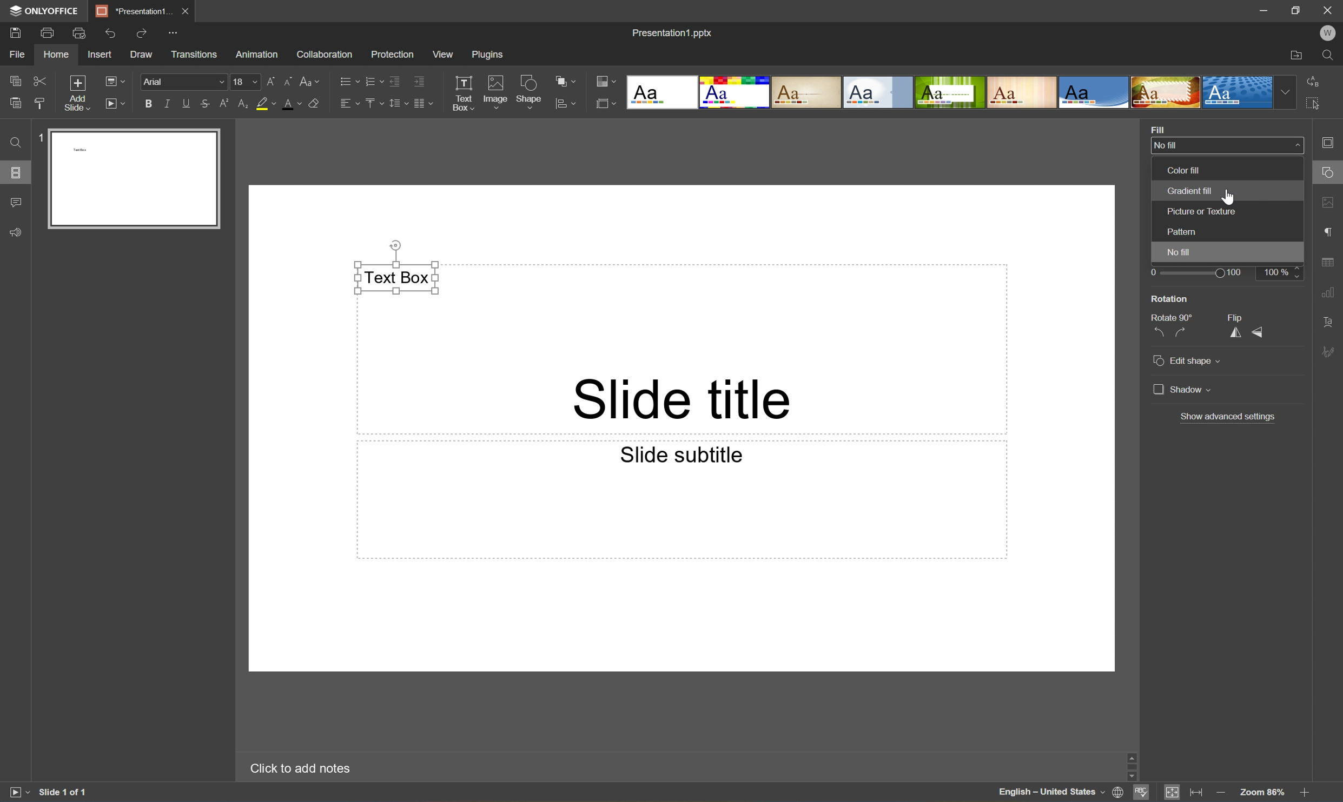 The height and width of the screenshot is (802, 1343). I want to click on Rotate 90°, so click(1171, 316).